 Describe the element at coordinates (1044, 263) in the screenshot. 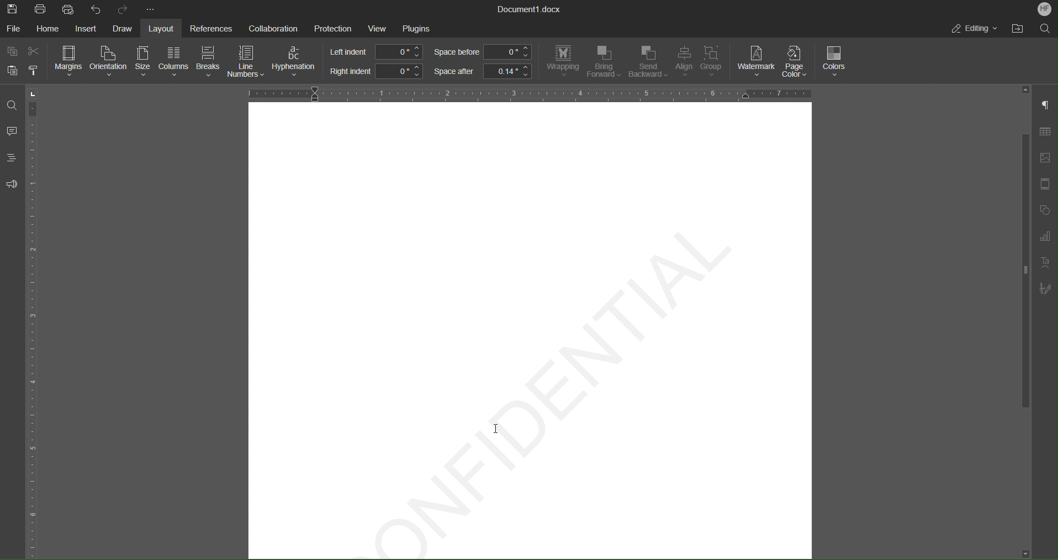

I see `Text Art` at that location.